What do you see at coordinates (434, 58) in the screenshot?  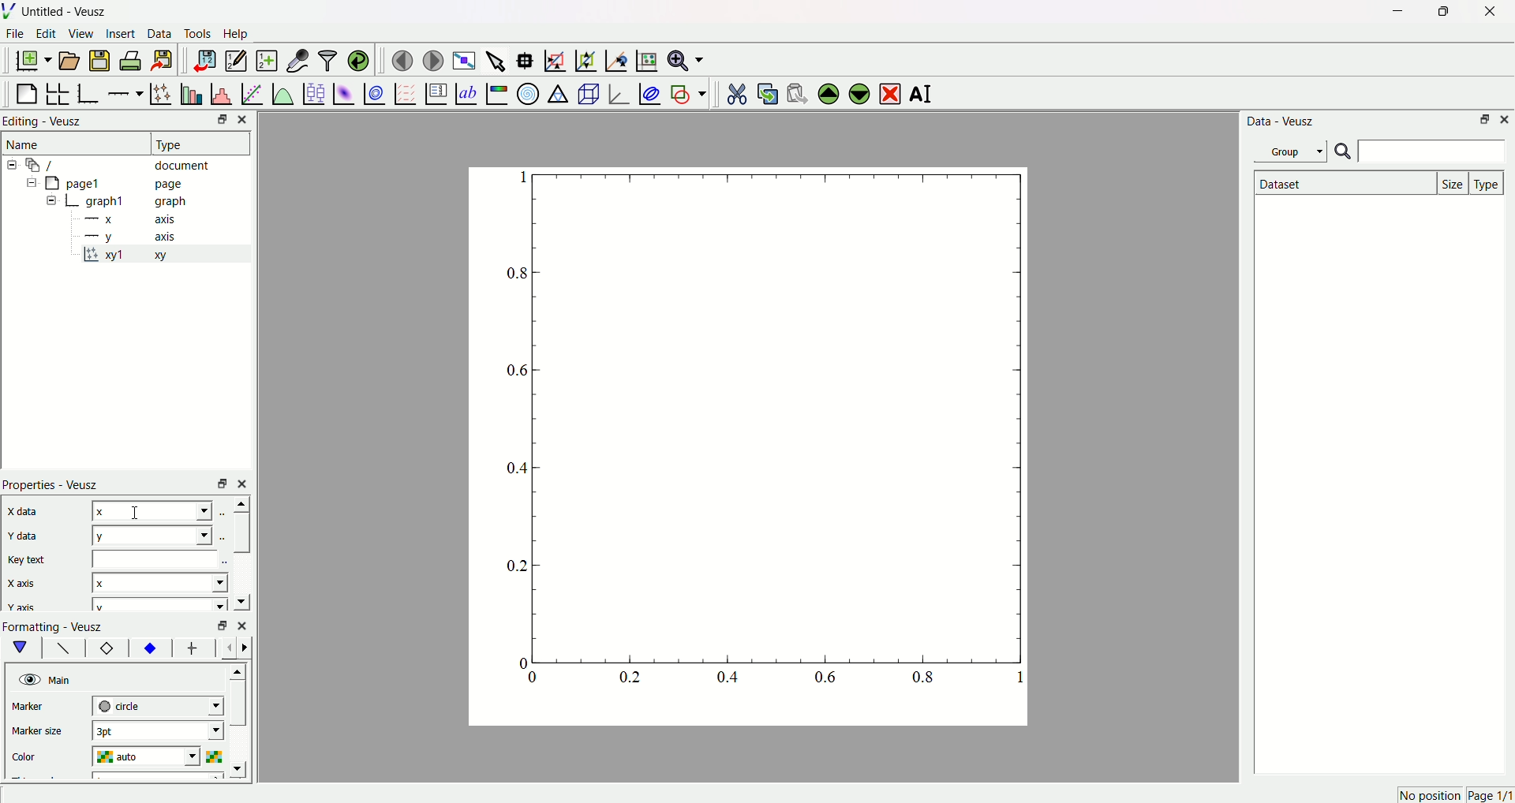 I see `move to next page` at bounding box center [434, 58].